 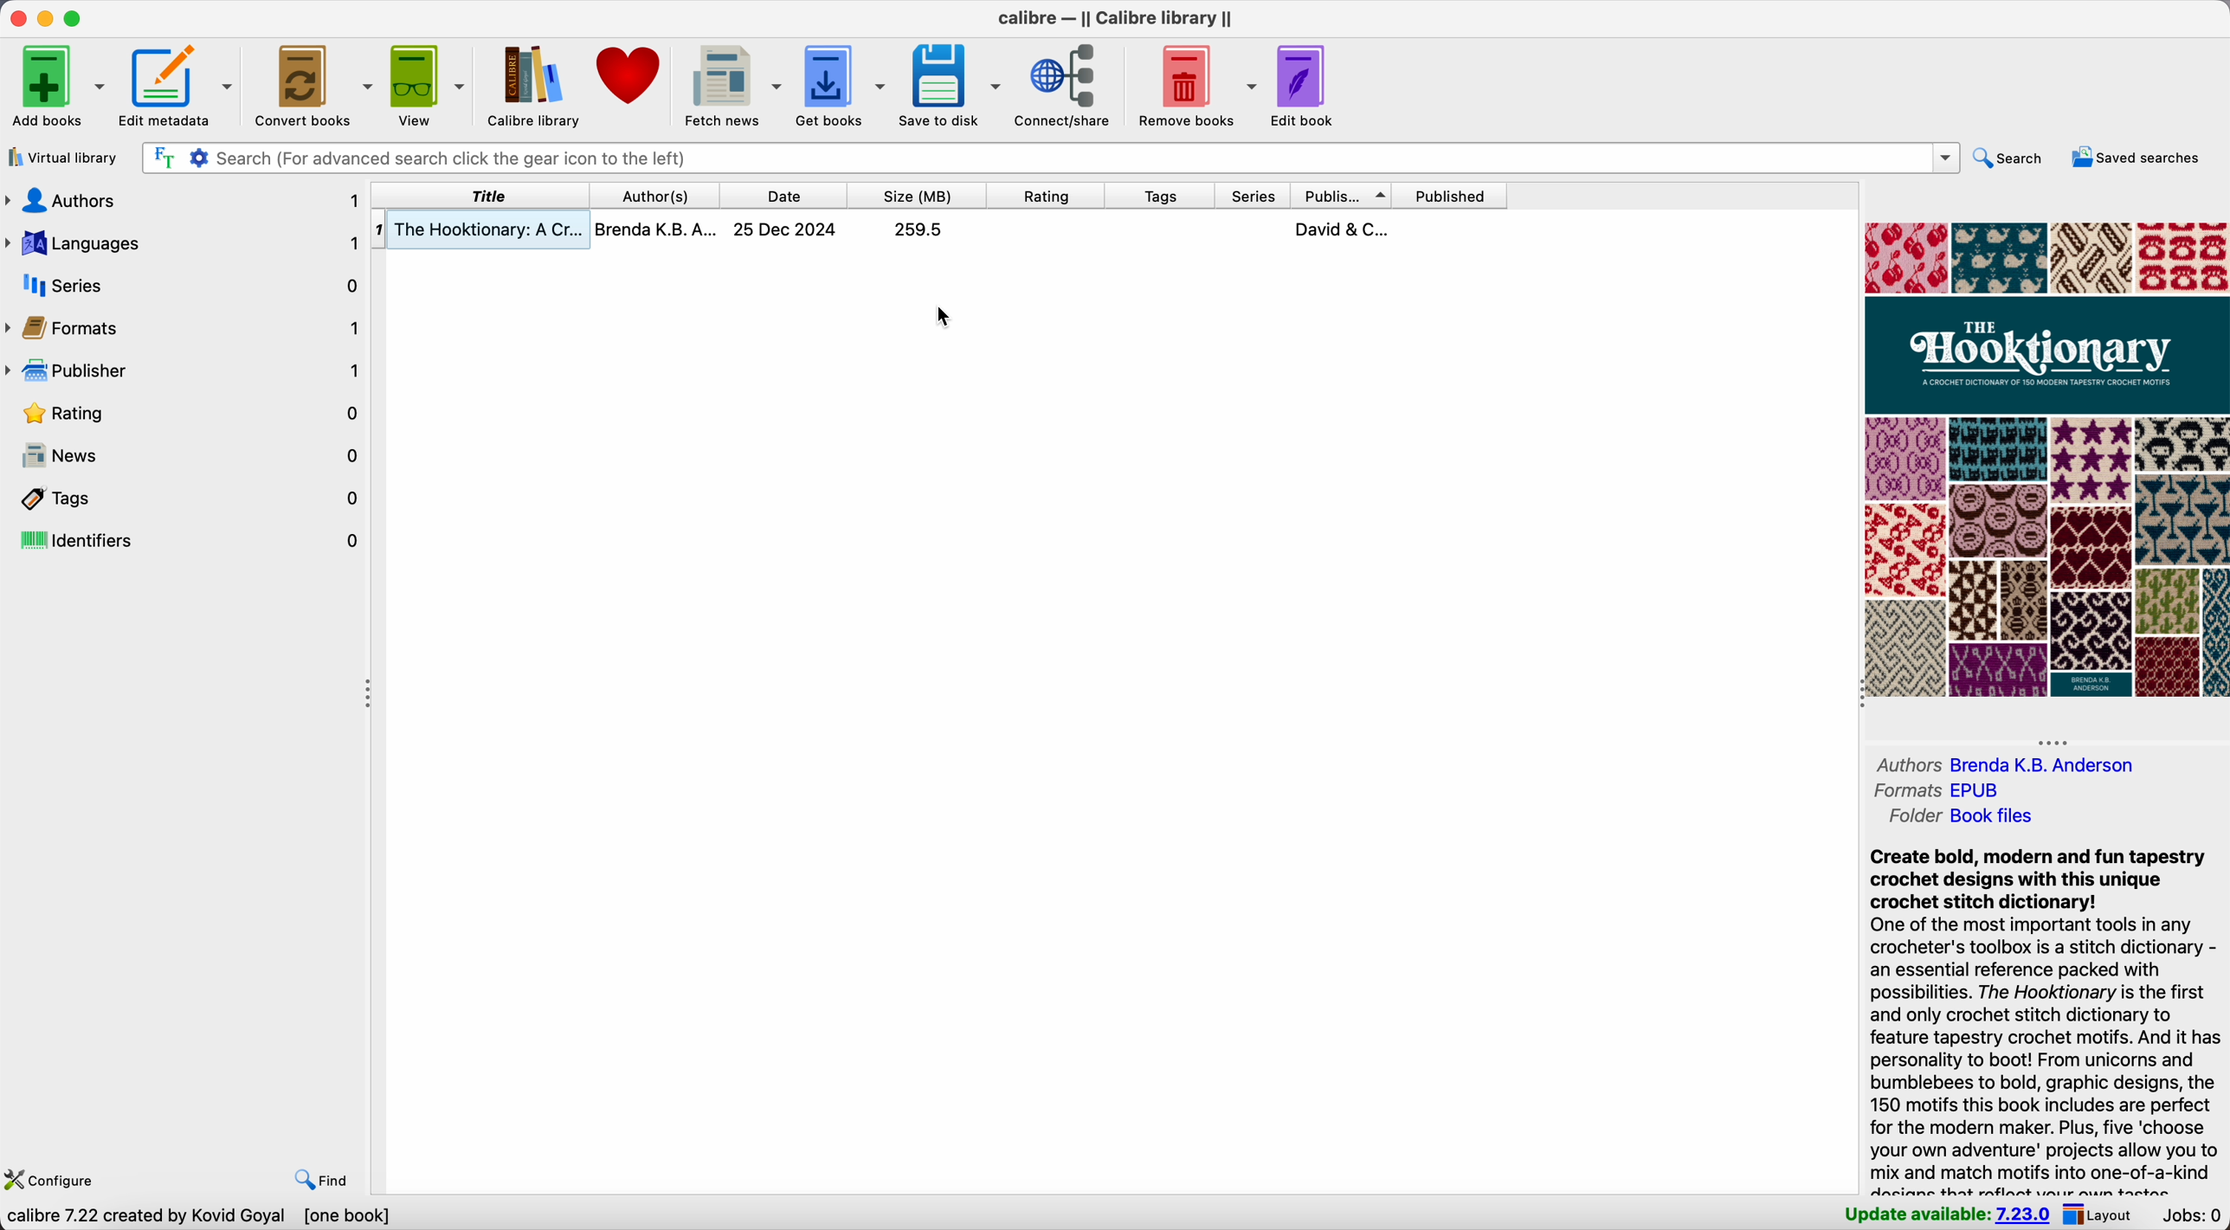 I want to click on Jobs: 0, so click(x=2191, y=1214).